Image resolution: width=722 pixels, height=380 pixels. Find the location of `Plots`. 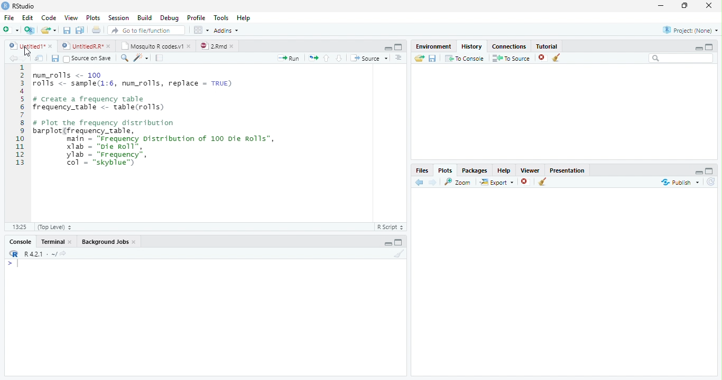

Plots is located at coordinates (446, 169).